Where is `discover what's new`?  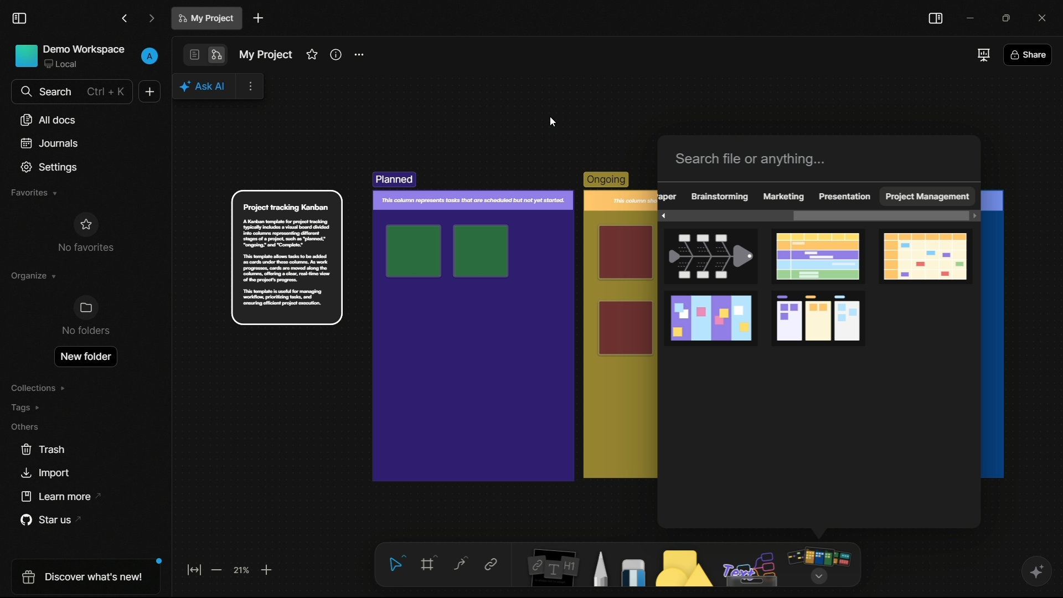 discover what's new is located at coordinates (89, 576).